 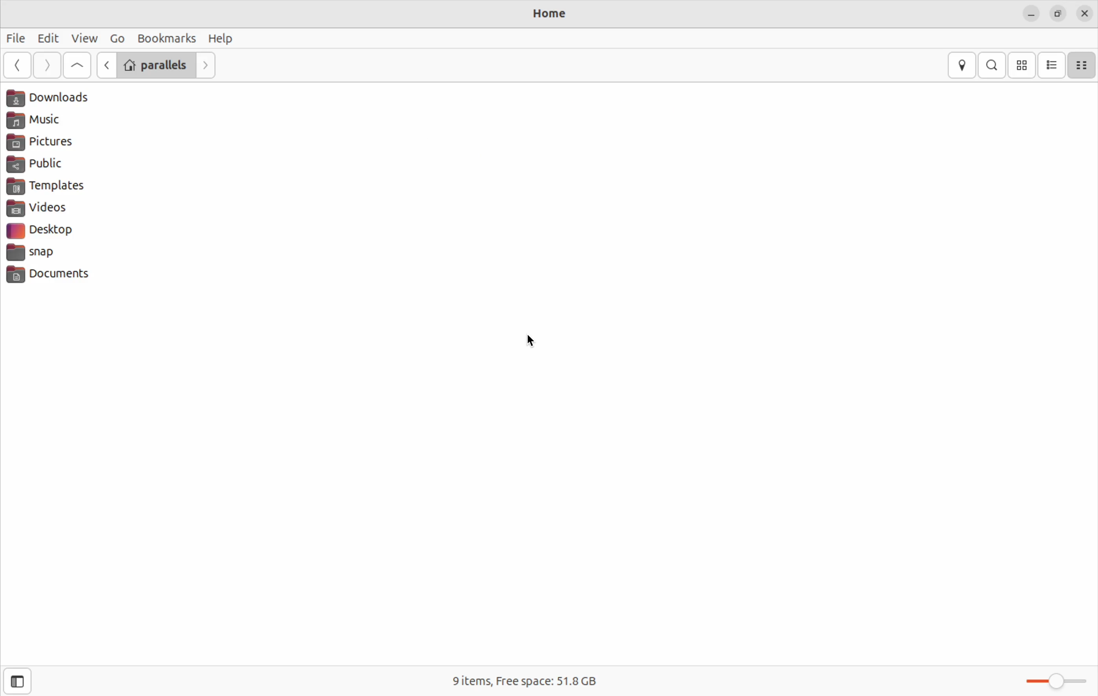 What do you see at coordinates (1058, 14) in the screenshot?
I see `resize` at bounding box center [1058, 14].